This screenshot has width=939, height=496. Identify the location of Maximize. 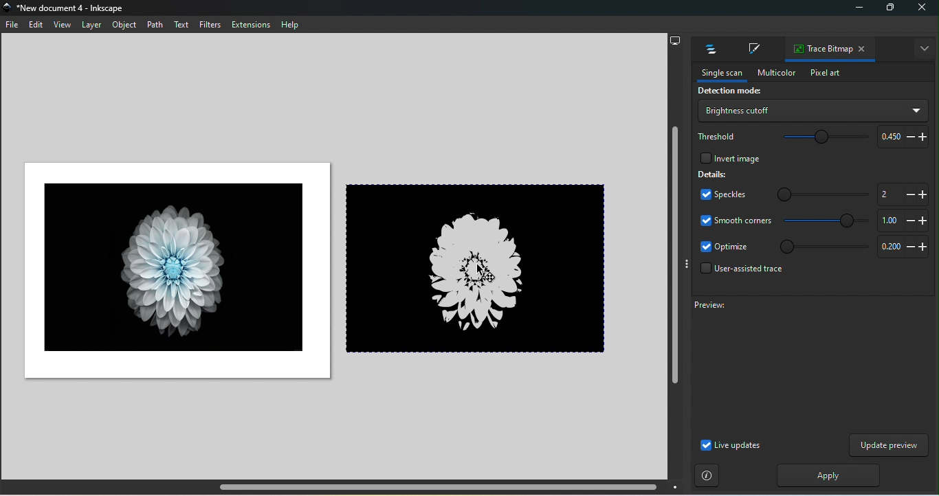
(888, 10).